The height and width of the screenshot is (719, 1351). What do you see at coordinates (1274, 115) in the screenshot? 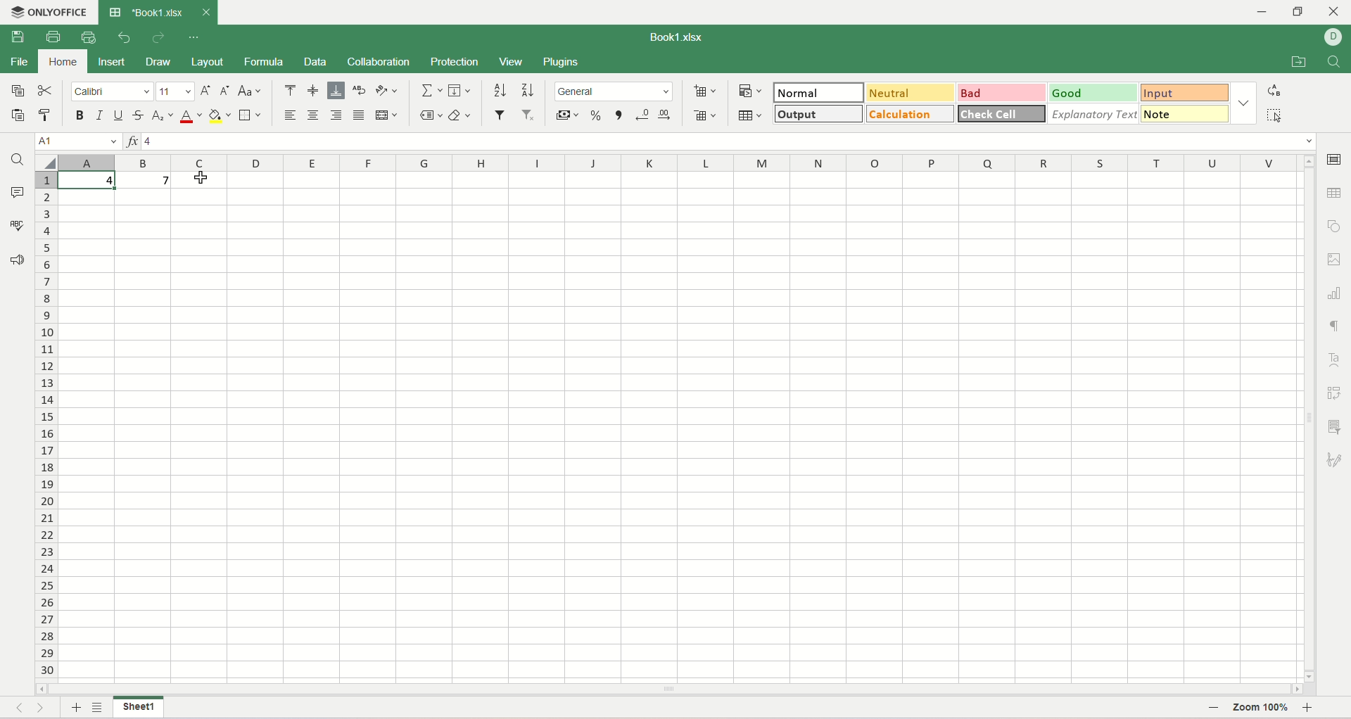
I see `select all` at bounding box center [1274, 115].